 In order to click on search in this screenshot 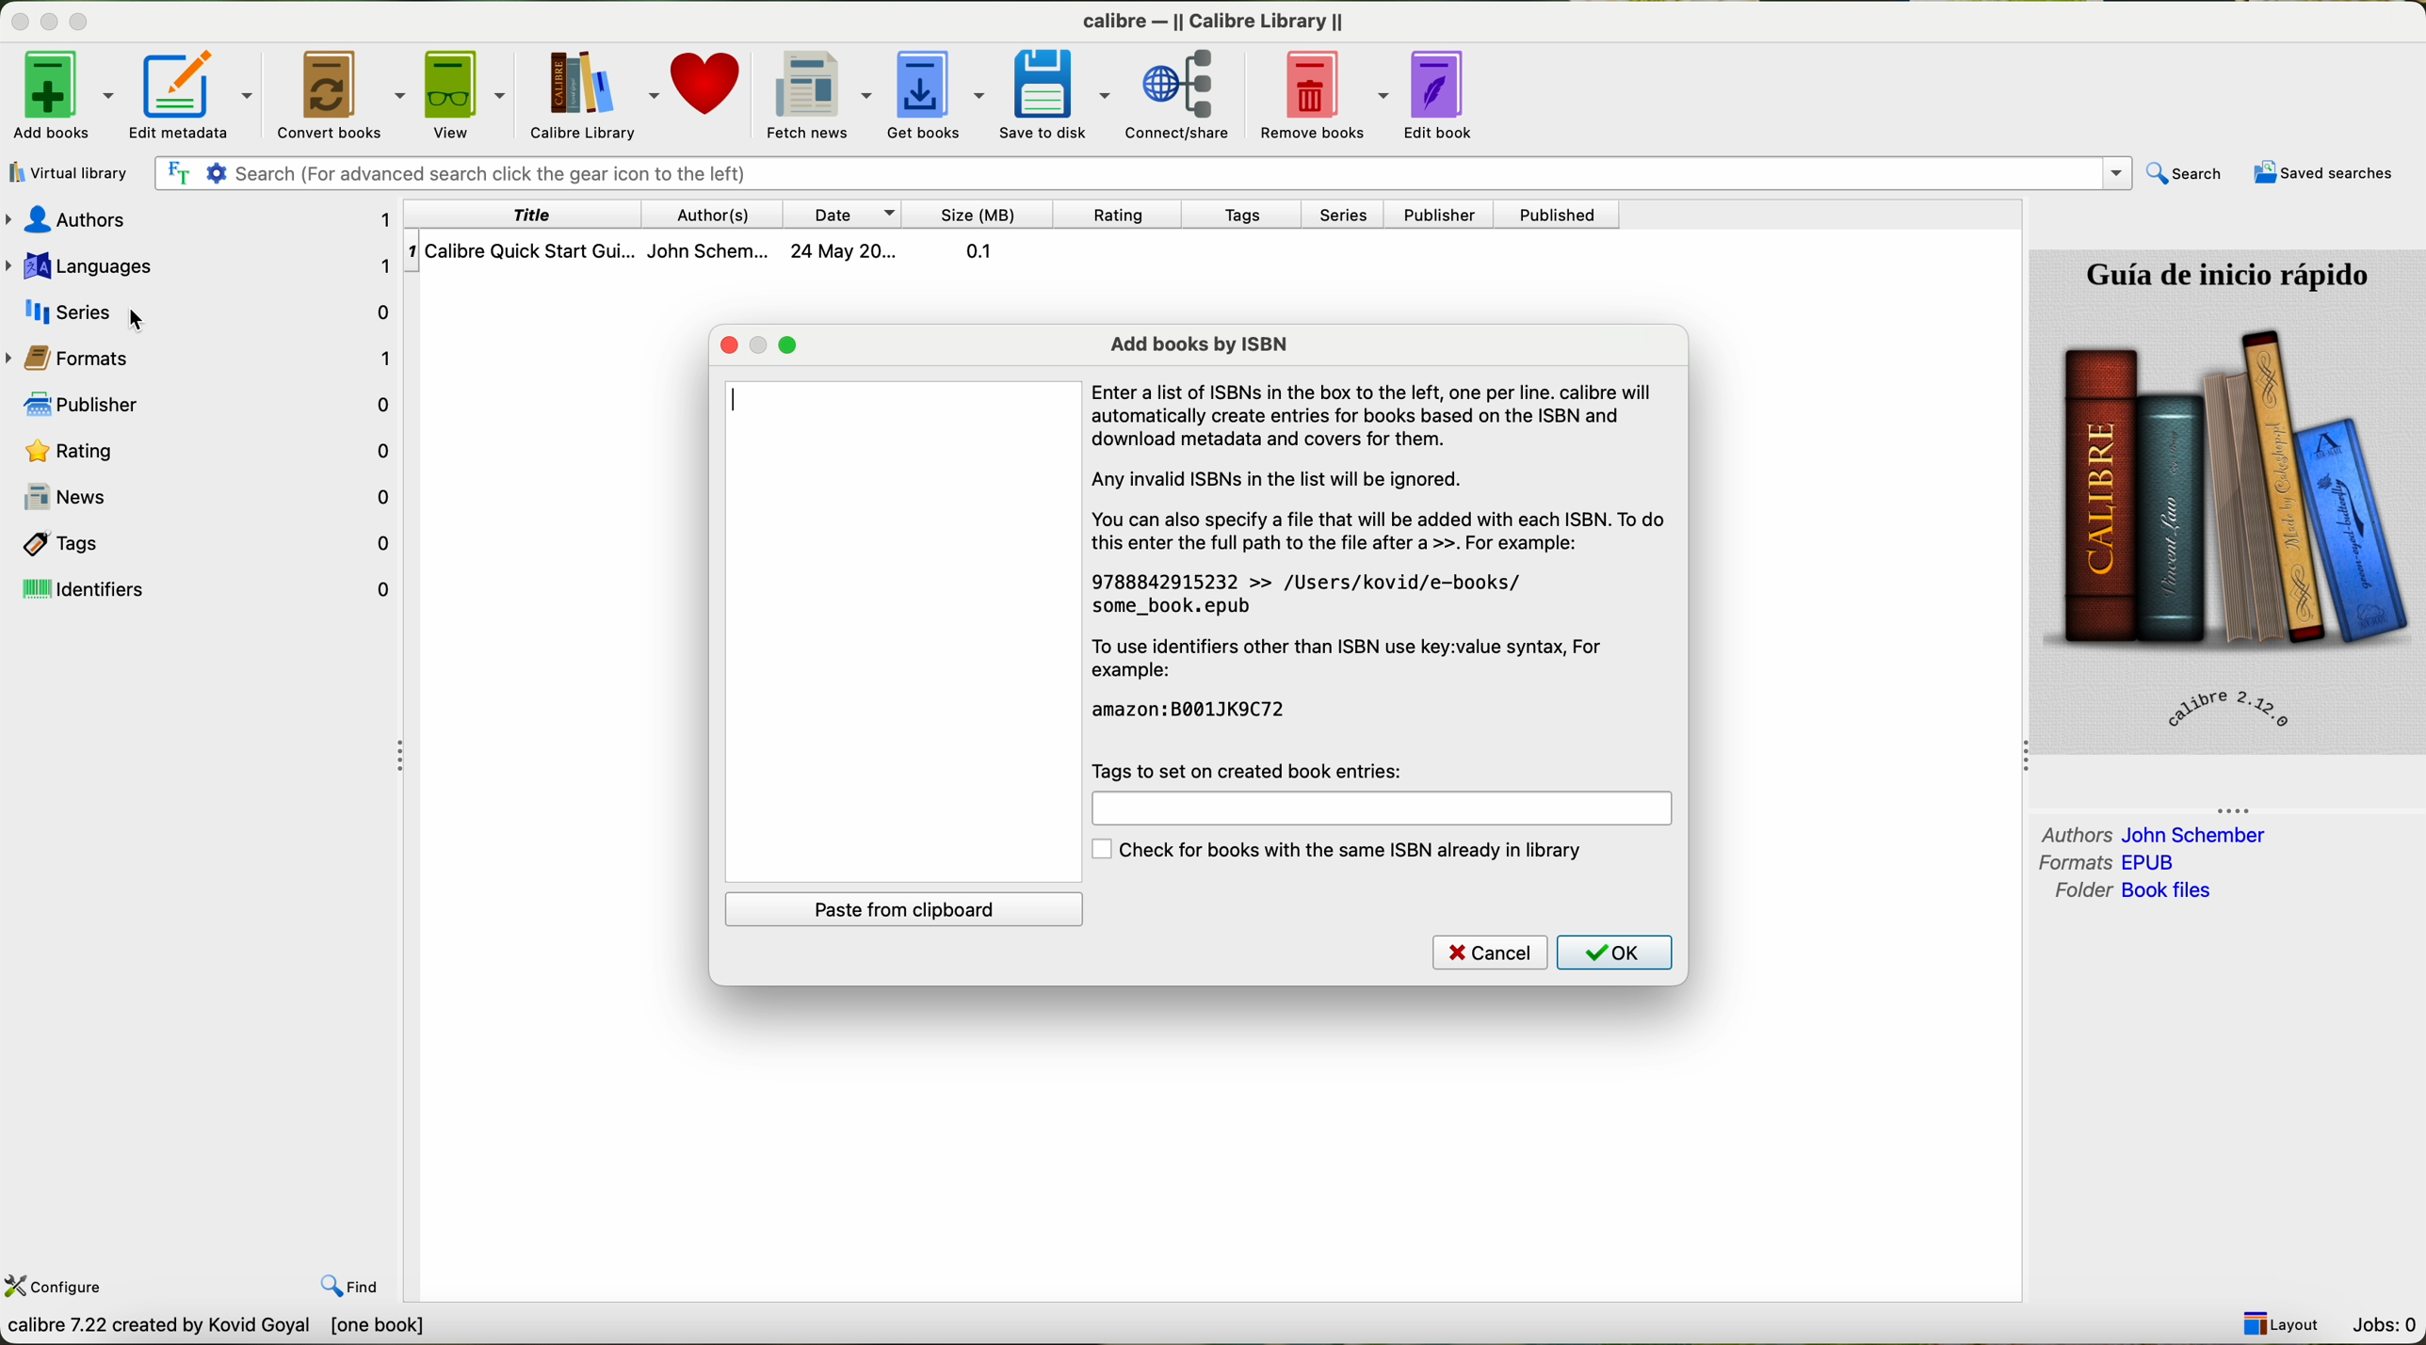, I will do `click(2186, 173)`.